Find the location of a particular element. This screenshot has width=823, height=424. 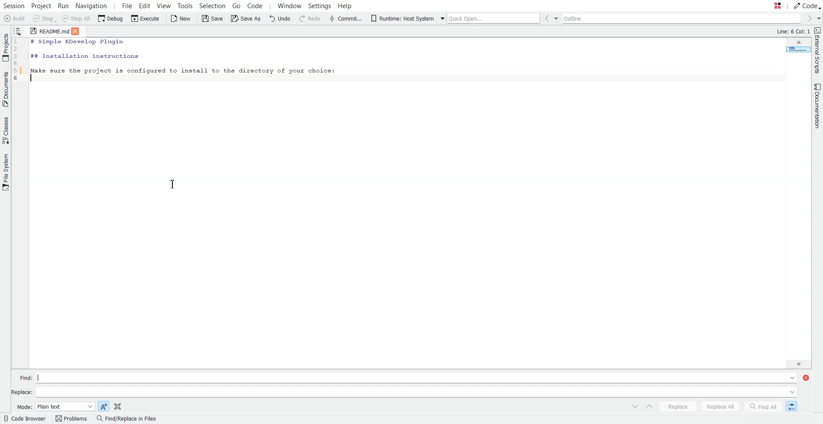

Debug is located at coordinates (111, 19).